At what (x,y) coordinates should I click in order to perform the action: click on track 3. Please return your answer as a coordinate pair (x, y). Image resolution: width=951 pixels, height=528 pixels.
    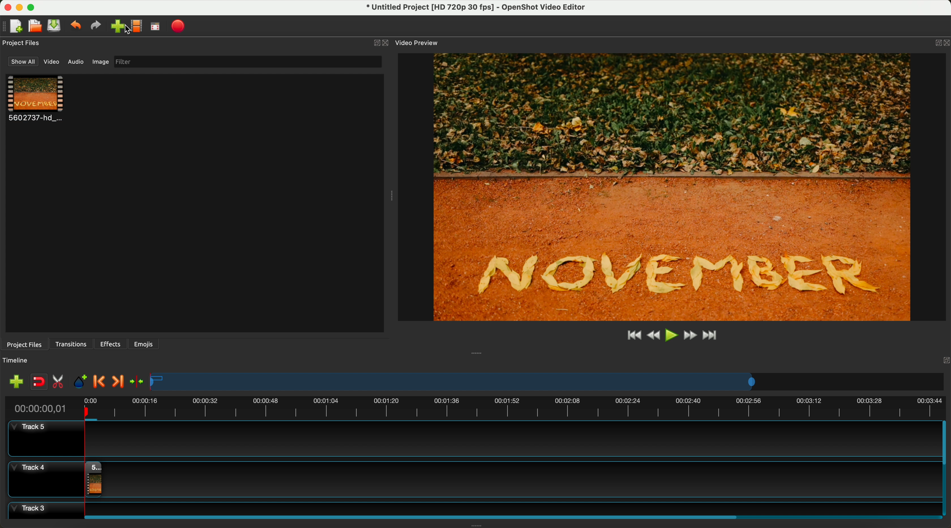
    Looking at the image, I should click on (473, 507).